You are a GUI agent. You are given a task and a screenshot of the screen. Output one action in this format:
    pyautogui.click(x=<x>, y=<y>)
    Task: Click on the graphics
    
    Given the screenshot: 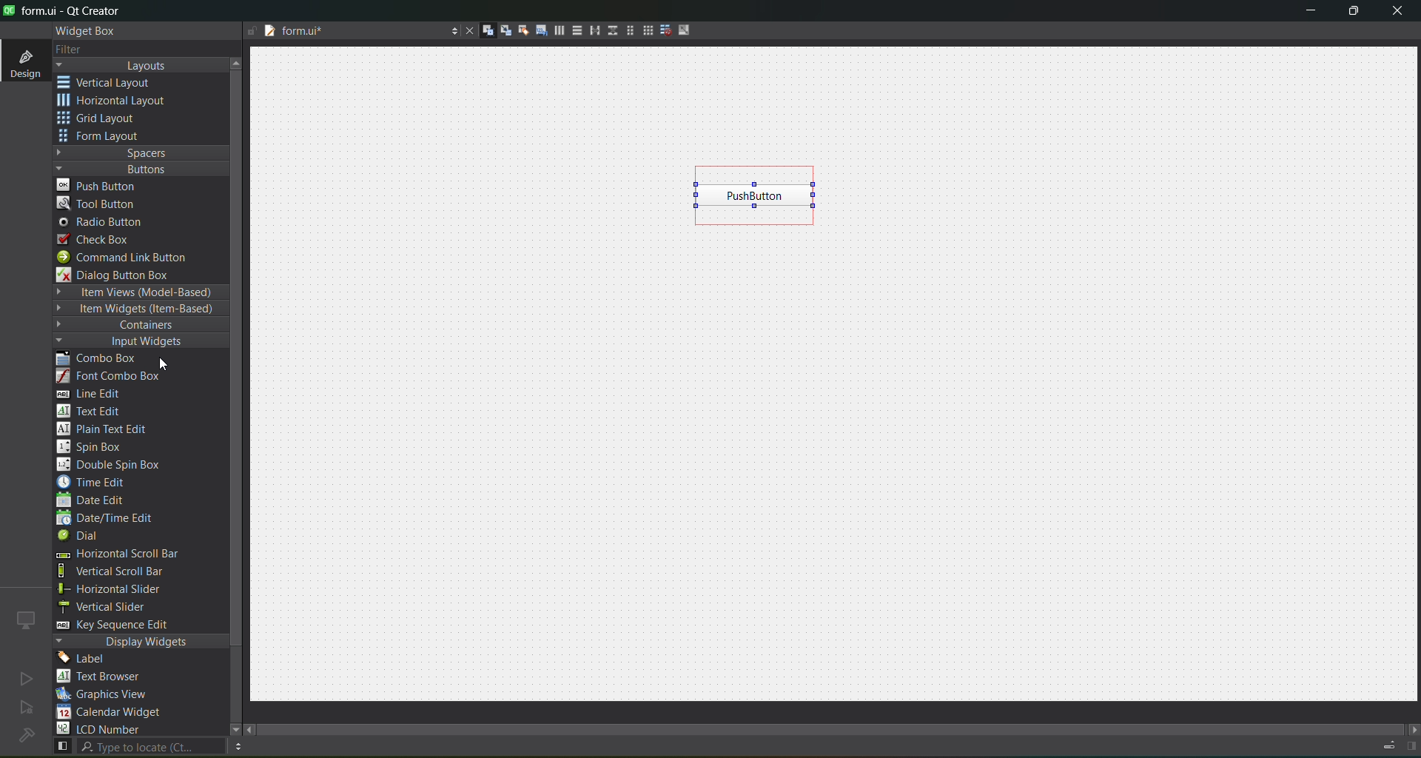 What is the action you would take?
    pyautogui.click(x=108, y=694)
    